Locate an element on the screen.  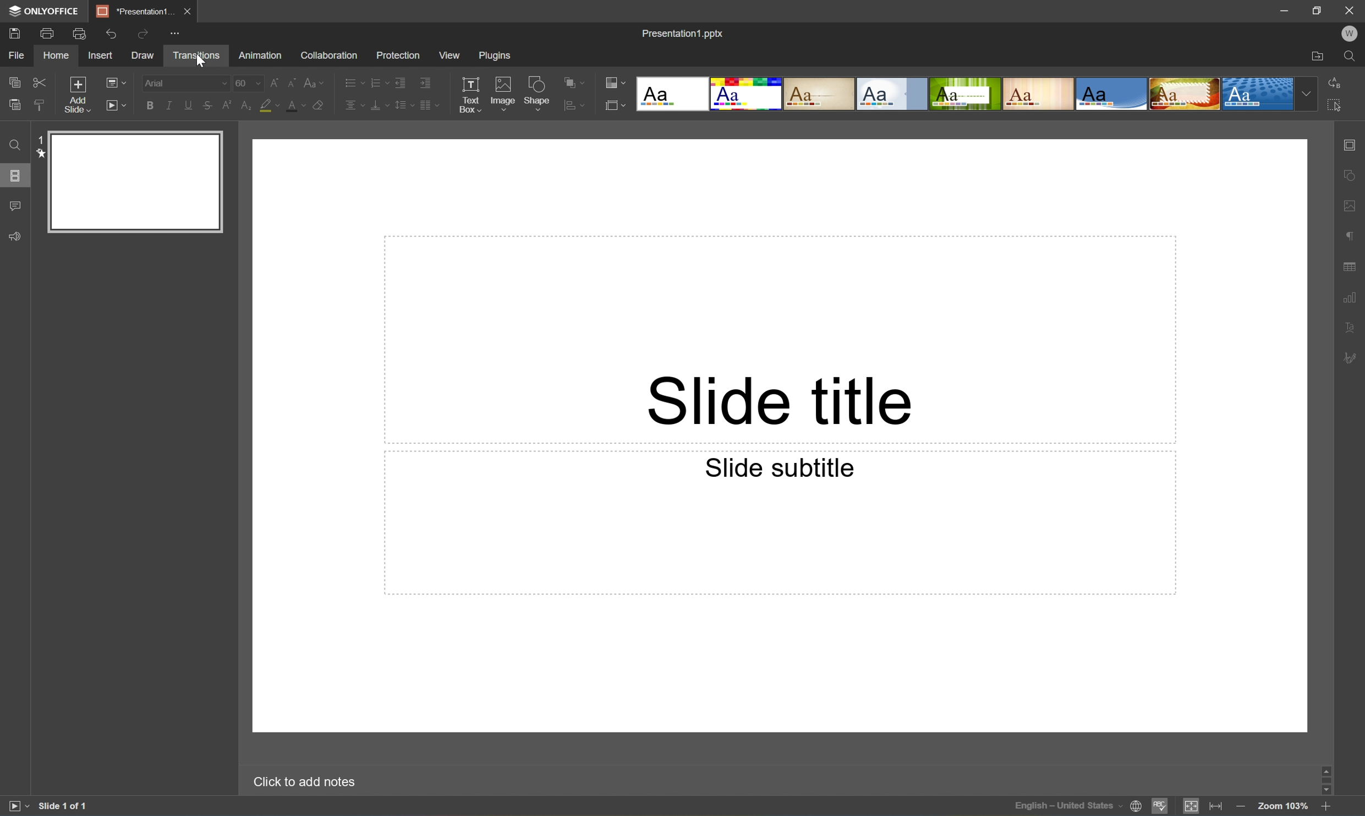
Protection is located at coordinates (398, 55).